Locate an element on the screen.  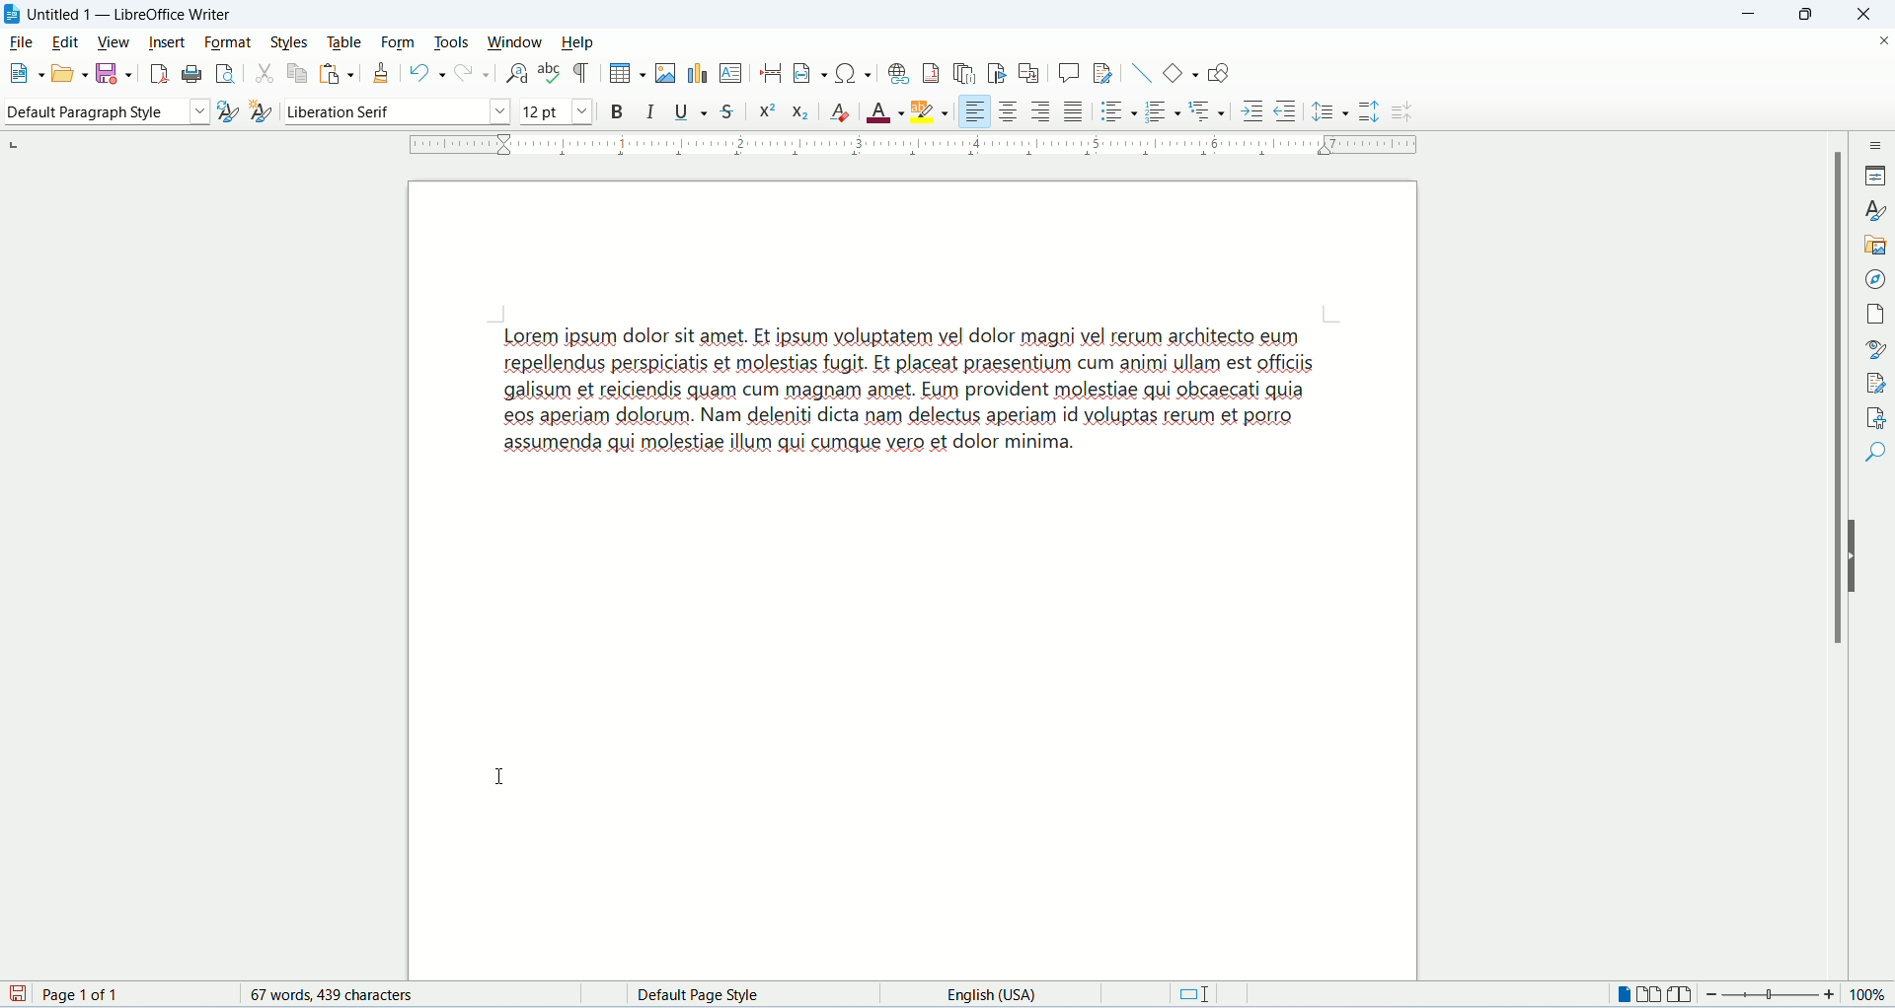
justified is located at coordinates (1071, 111).